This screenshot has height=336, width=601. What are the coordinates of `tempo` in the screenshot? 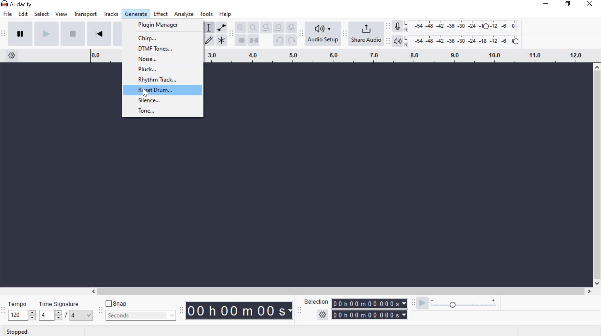 It's located at (21, 312).